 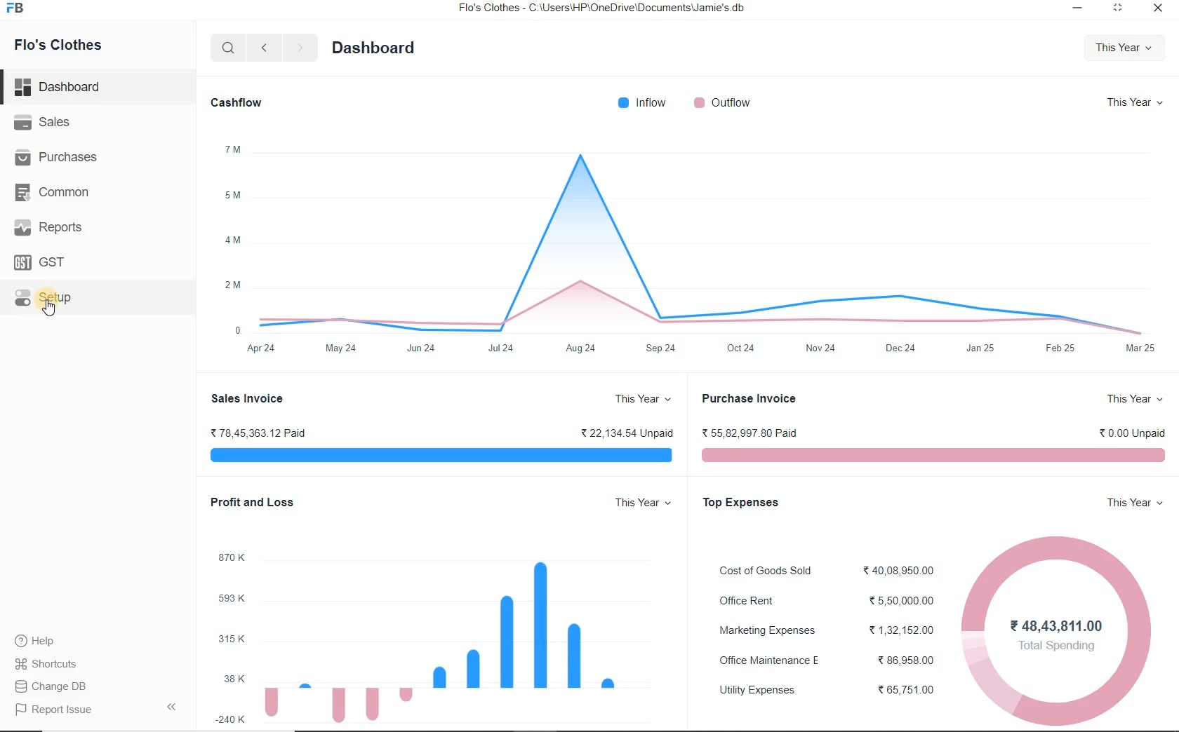 What do you see at coordinates (742, 502) in the screenshot?
I see `Top Expenses` at bounding box center [742, 502].